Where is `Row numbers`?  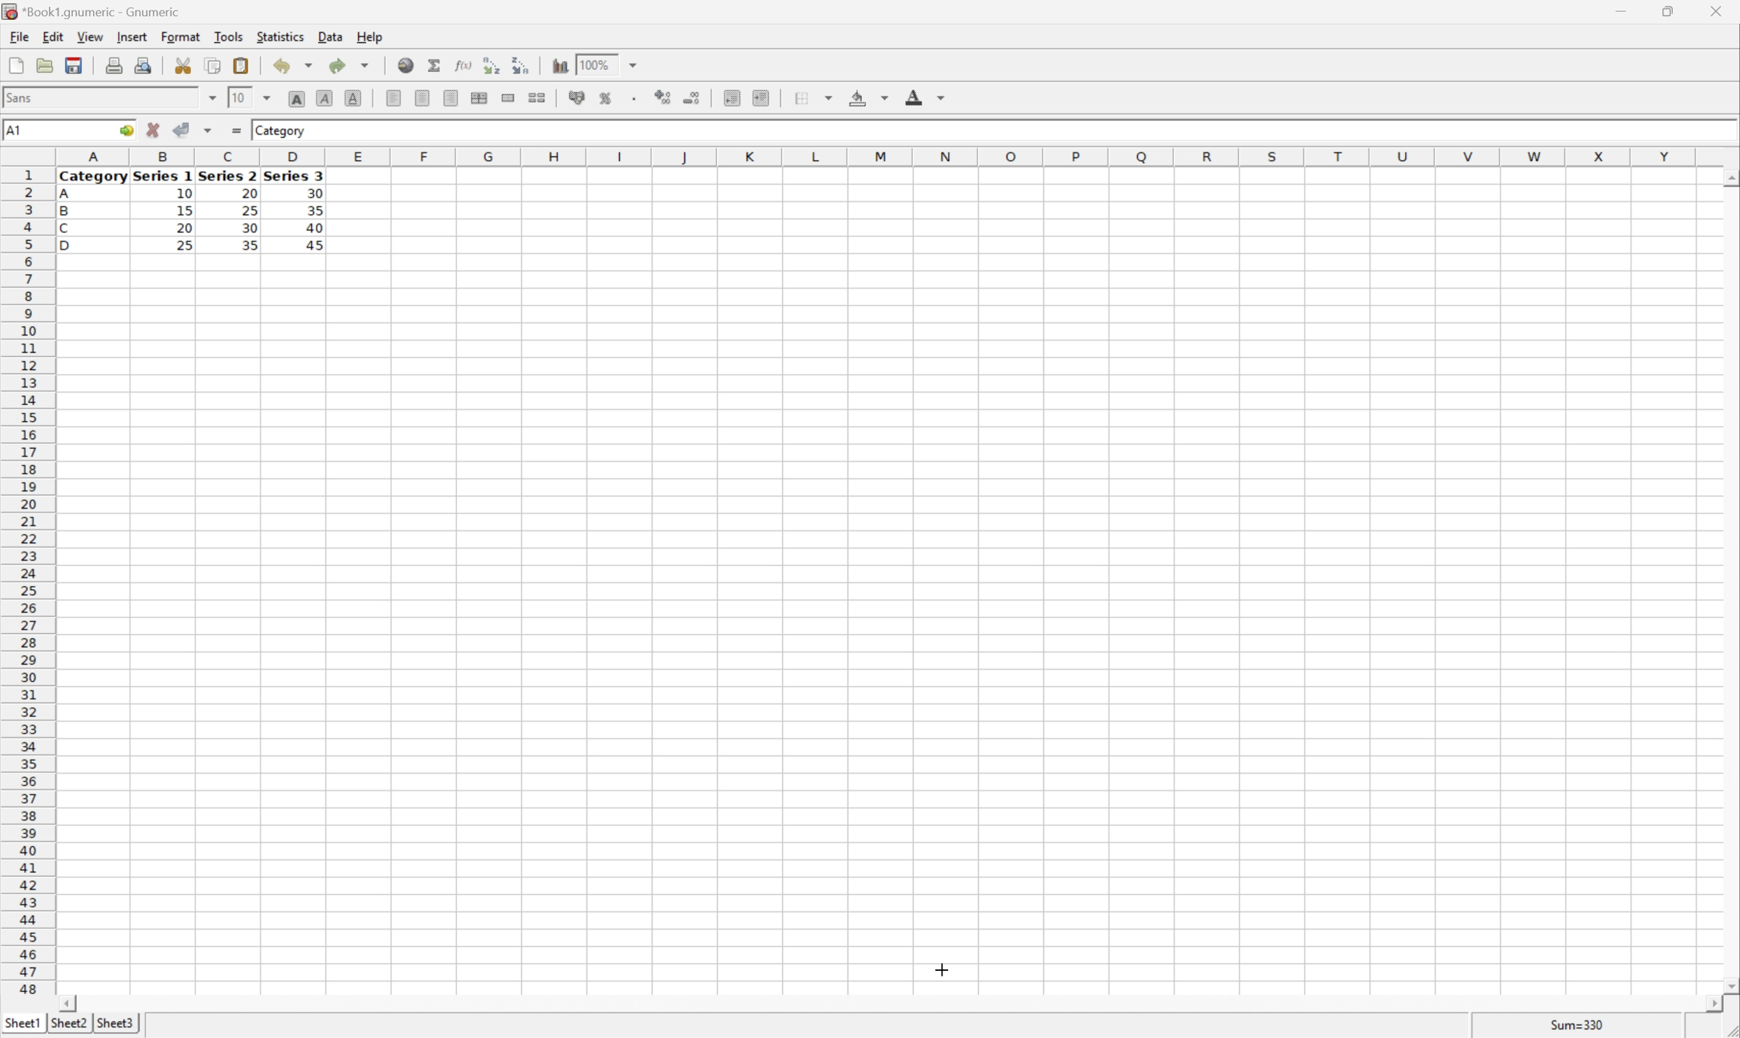 Row numbers is located at coordinates (26, 581).